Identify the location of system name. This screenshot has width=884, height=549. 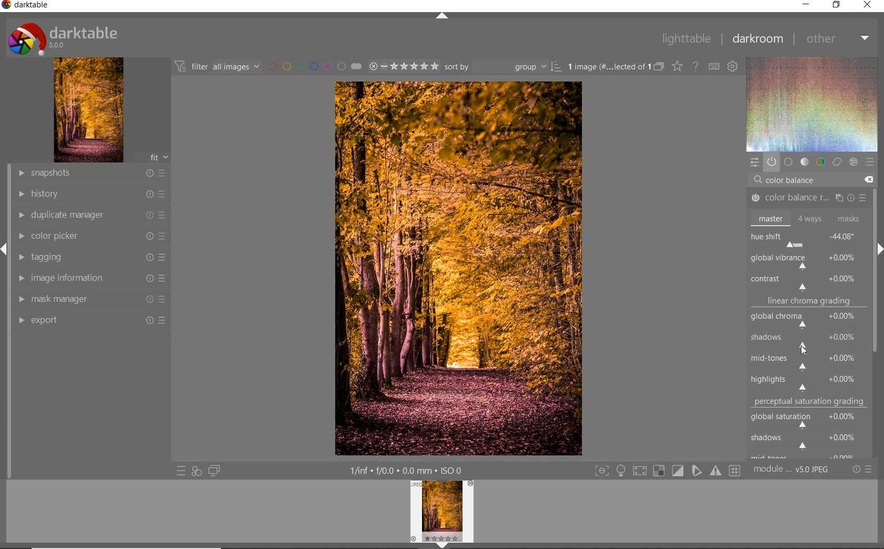
(25, 5).